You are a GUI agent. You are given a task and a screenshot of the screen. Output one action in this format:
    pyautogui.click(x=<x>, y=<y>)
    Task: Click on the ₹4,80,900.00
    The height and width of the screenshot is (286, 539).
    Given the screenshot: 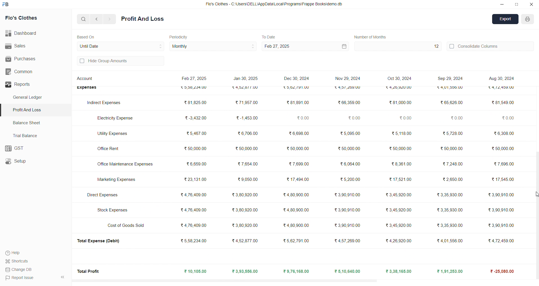 What is the action you would take?
    pyautogui.click(x=296, y=195)
    